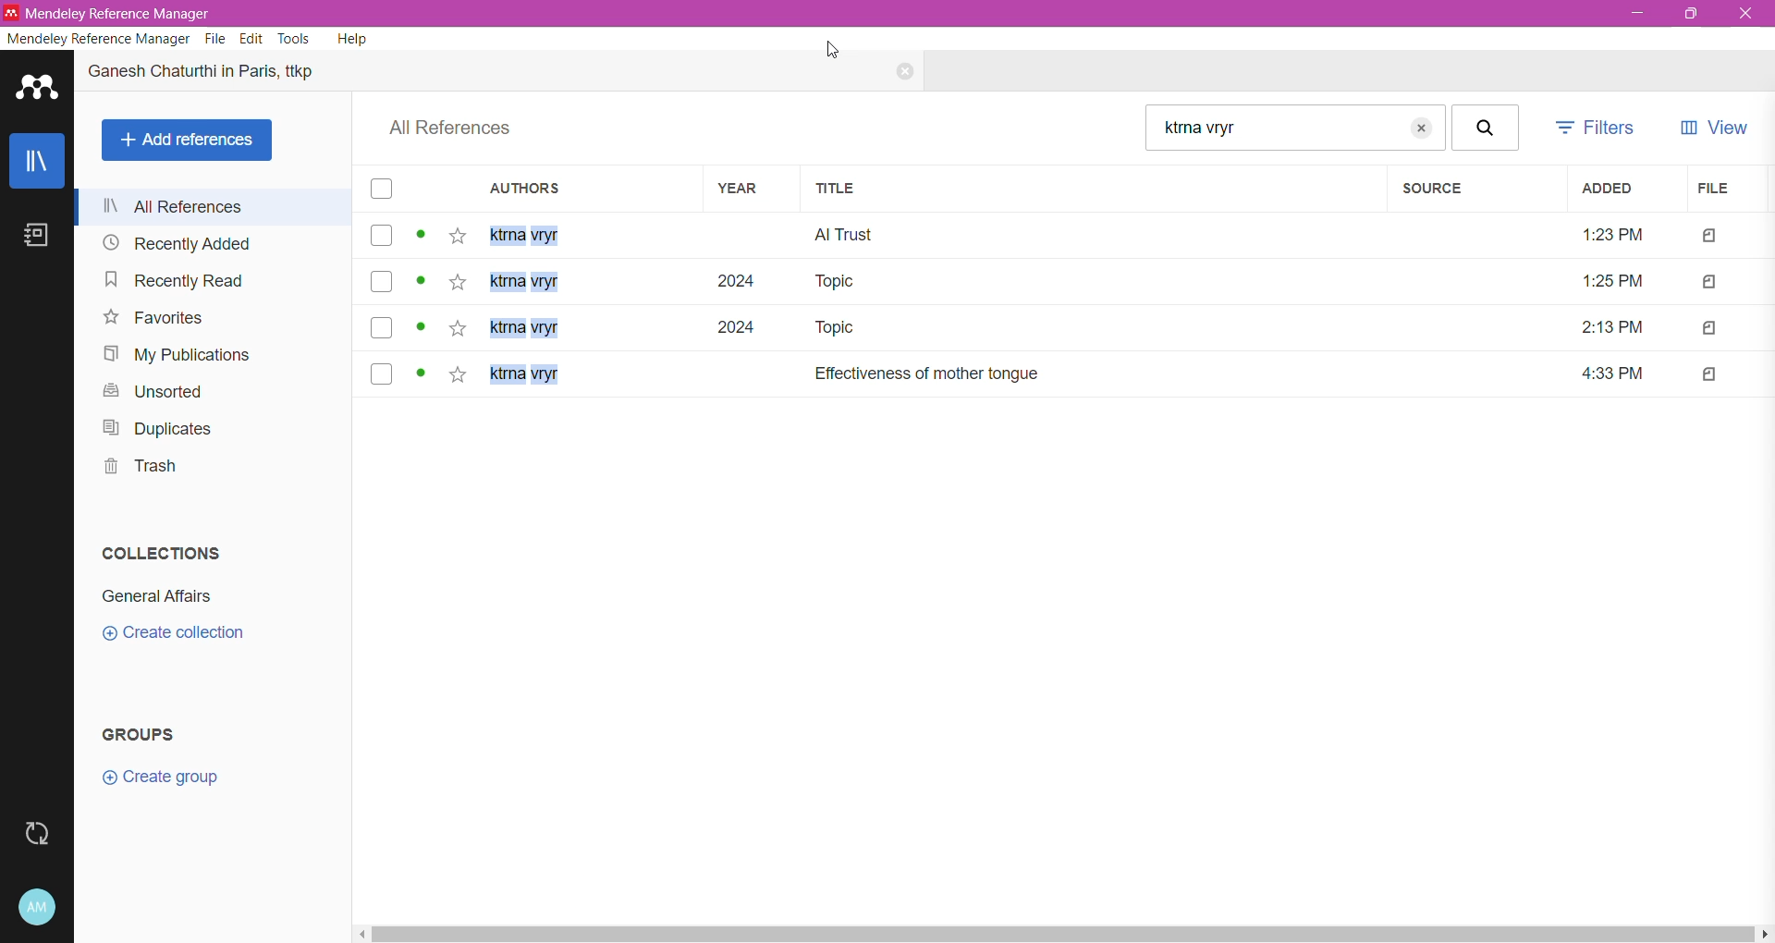 This screenshot has width=1775, height=943. What do you see at coordinates (381, 235) in the screenshot?
I see `select reference ` at bounding box center [381, 235].